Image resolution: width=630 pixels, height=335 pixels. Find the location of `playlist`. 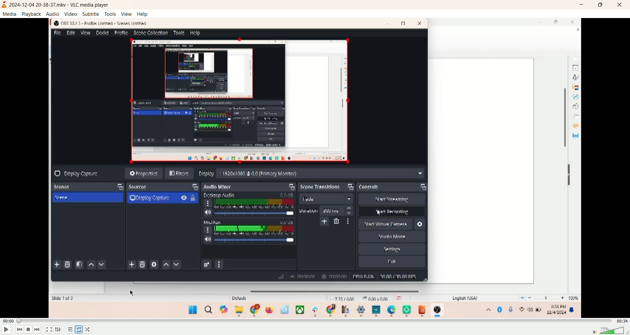

playlist is located at coordinates (70, 330).